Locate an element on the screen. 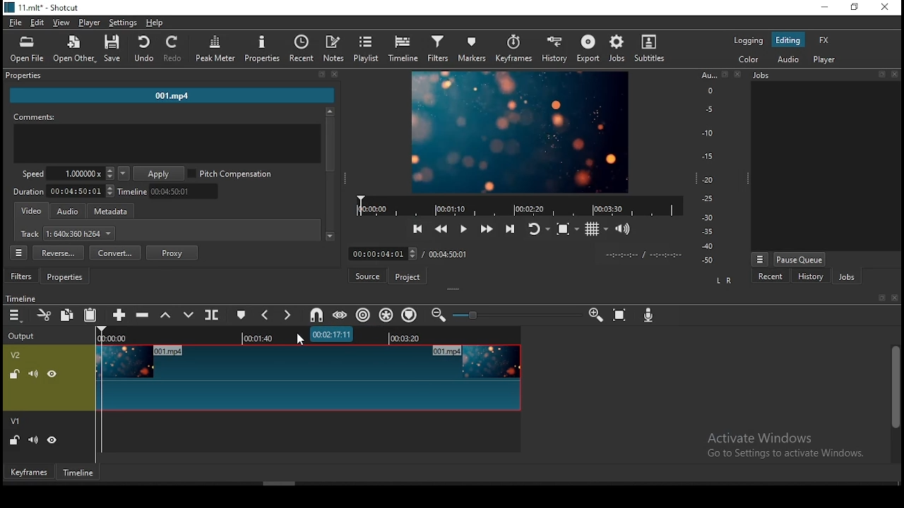 The image size is (904, 508). filters is located at coordinates (23, 277).